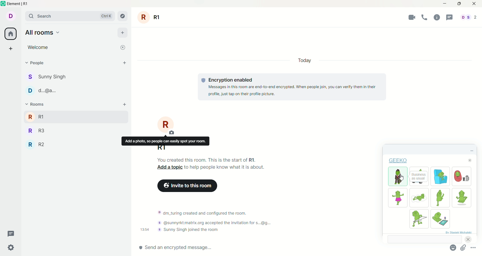 Image resolution: width=482 pixels, height=256 pixels. Describe the element at coordinates (262, 248) in the screenshot. I see `send an encrypted message` at that location.